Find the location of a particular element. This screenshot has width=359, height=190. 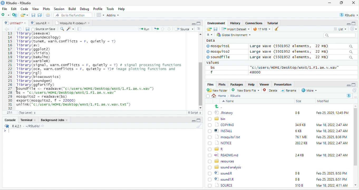

save is located at coordinates (215, 29).